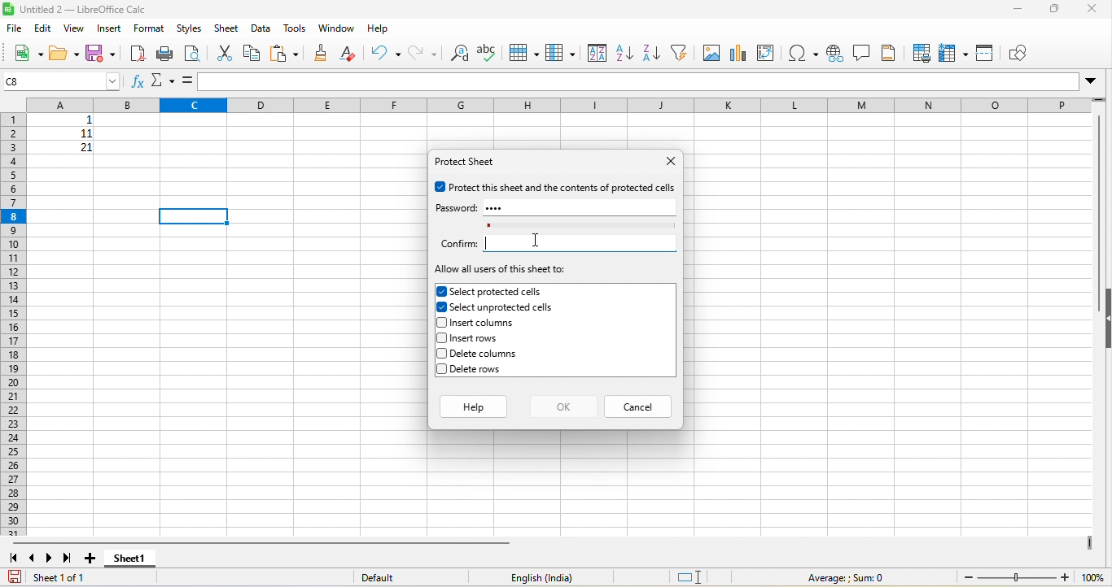 The image size is (1112, 587). What do you see at coordinates (550, 104) in the screenshot?
I see `column headings` at bounding box center [550, 104].